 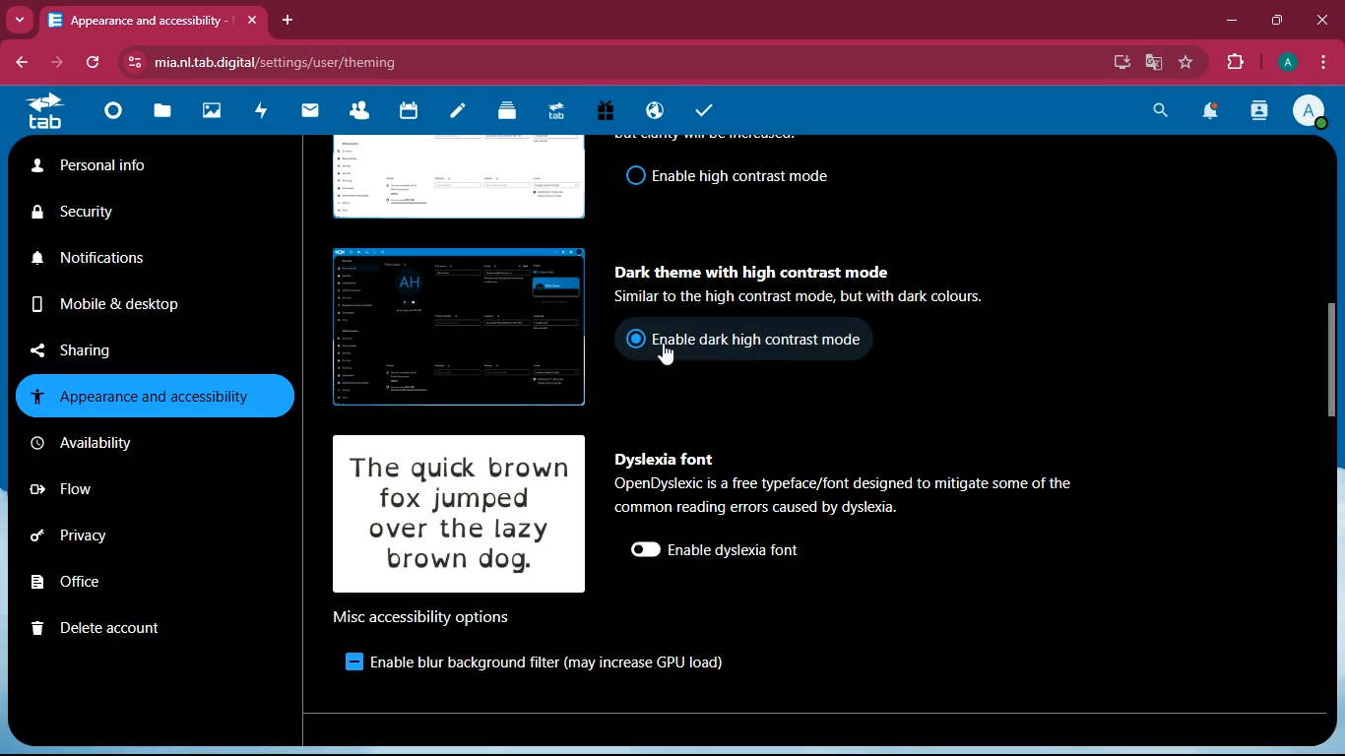 I want to click on sharing, so click(x=96, y=348).